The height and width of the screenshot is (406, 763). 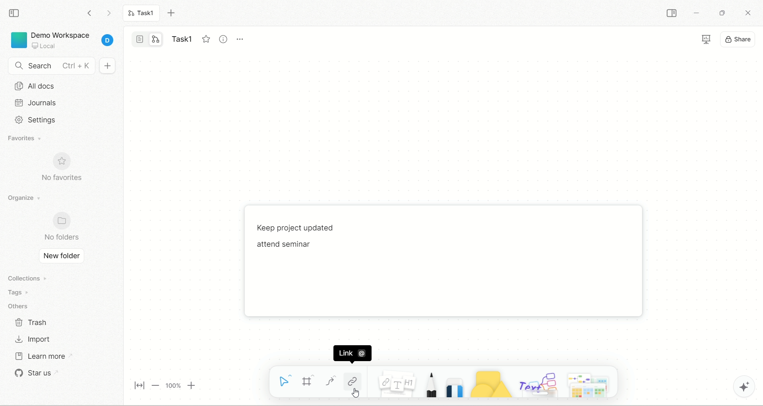 What do you see at coordinates (282, 381) in the screenshot?
I see `select` at bounding box center [282, 381].